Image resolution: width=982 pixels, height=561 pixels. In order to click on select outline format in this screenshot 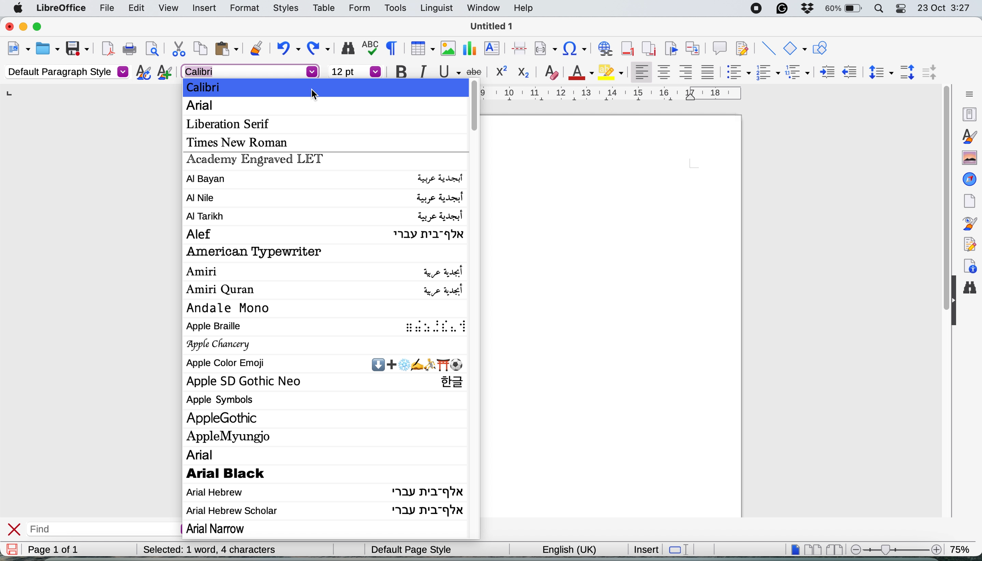, I will do `click(798, 72)`.